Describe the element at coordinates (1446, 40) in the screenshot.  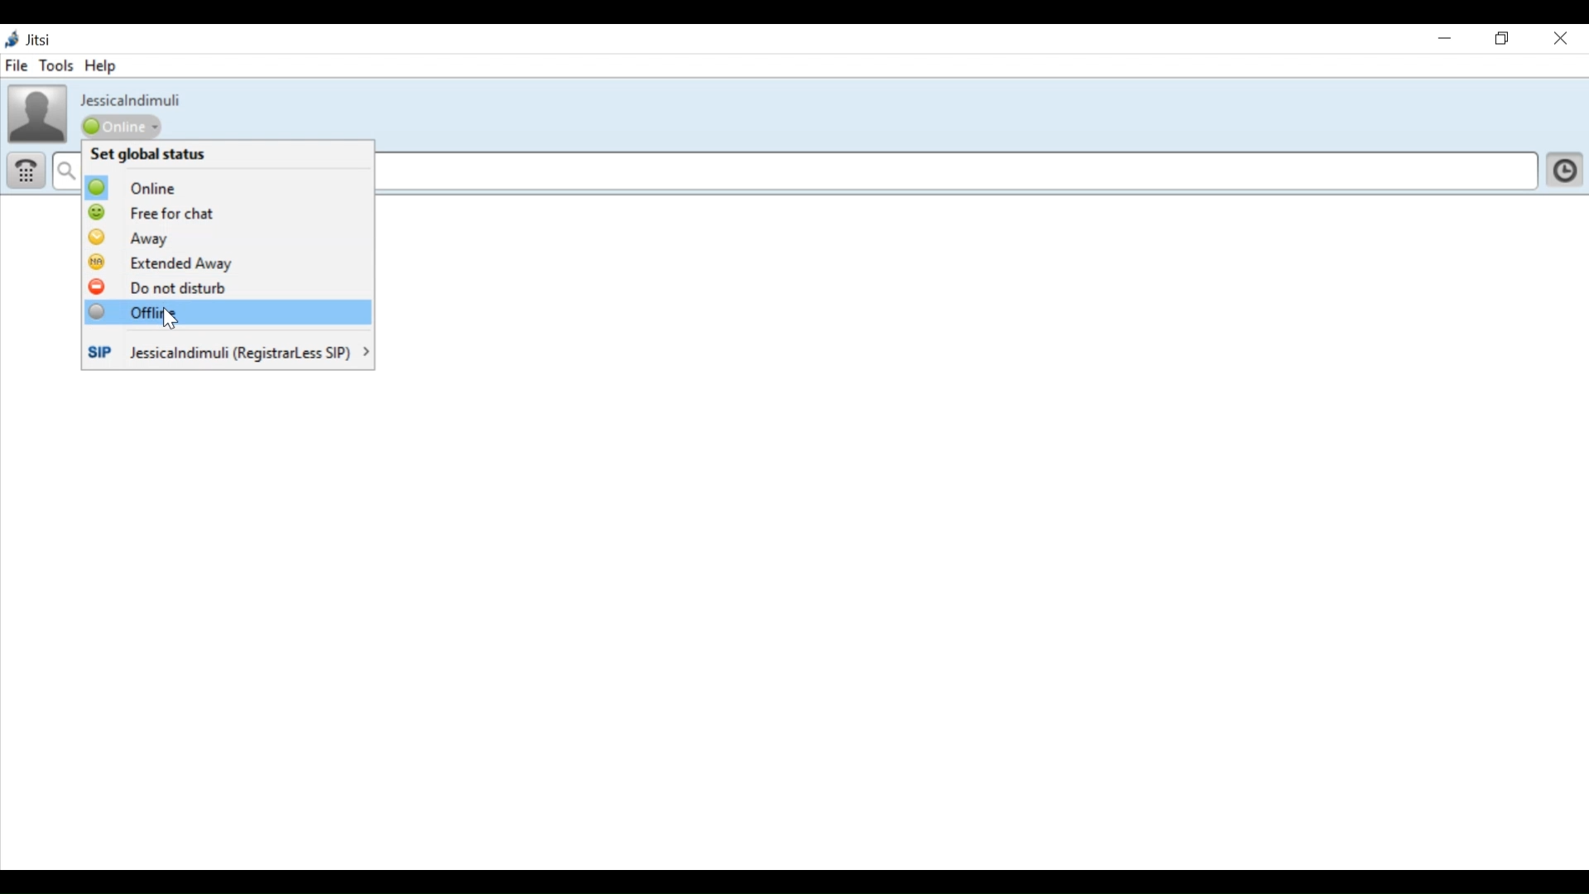
I see `Minimize` at that location.